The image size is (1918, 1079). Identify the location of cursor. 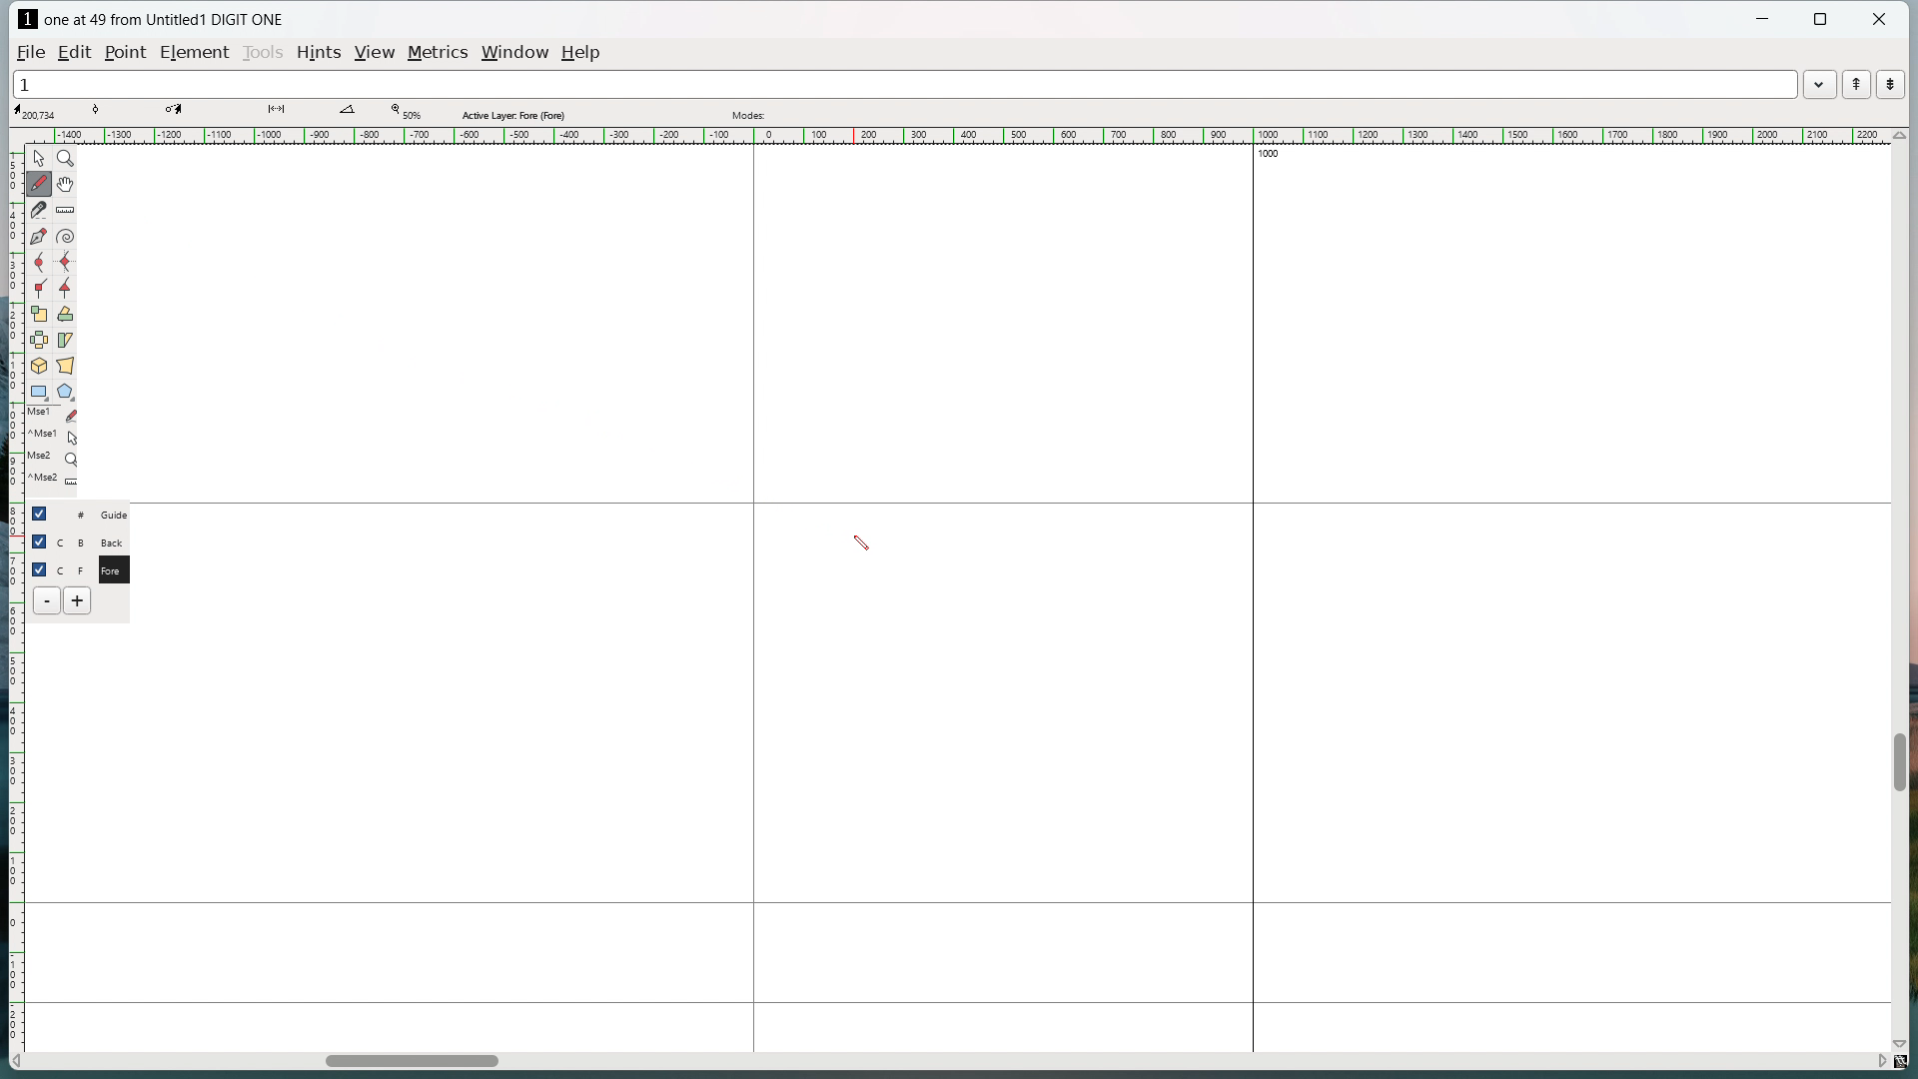
(861, 541).